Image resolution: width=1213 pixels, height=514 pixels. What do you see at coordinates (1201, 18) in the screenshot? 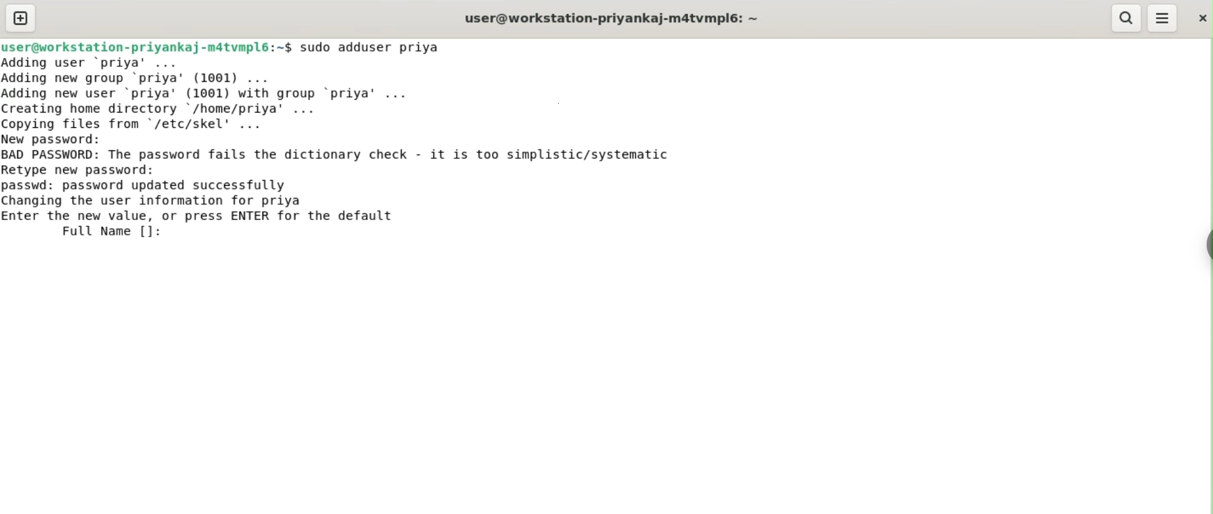
I see `close` at bounding box center [1201, 18].